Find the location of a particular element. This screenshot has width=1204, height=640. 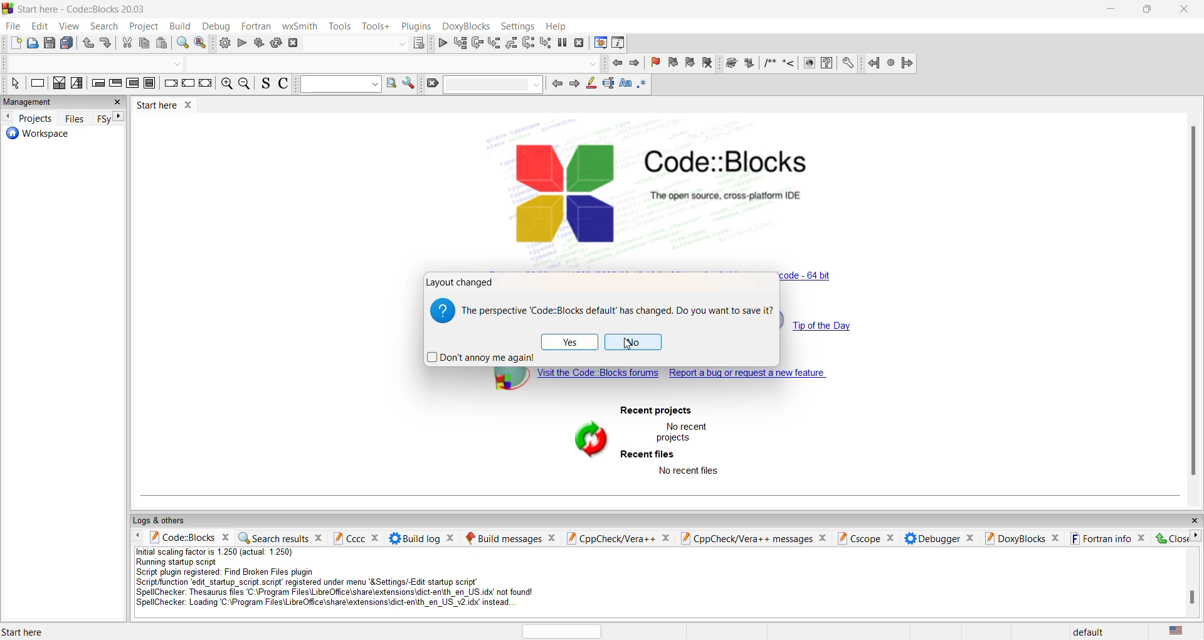

paste is located at coordinates (142, 45).